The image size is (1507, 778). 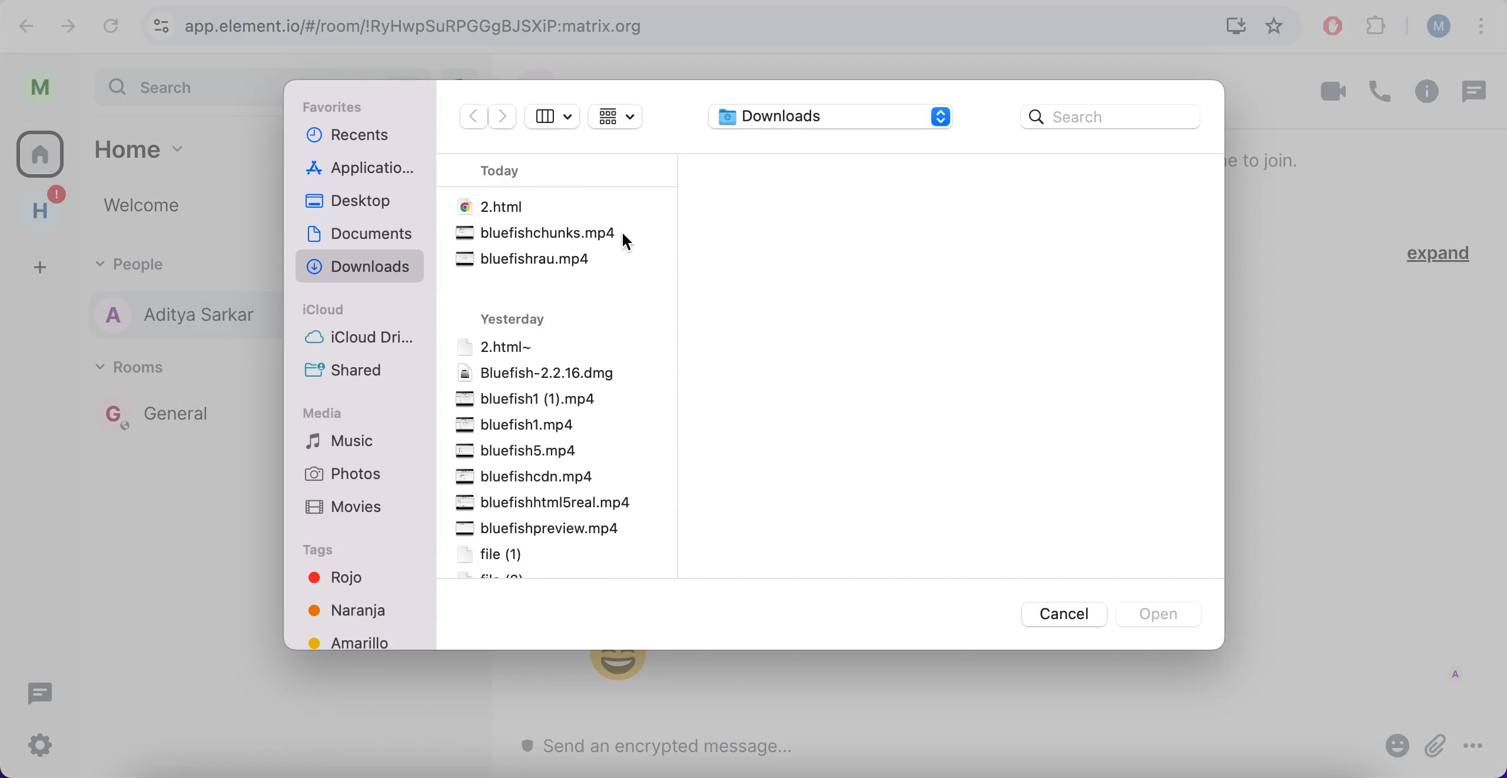 What do you see at coordinates (185, 432) in the screenshot?
I see `rooms` at bounding box center [185, 432].